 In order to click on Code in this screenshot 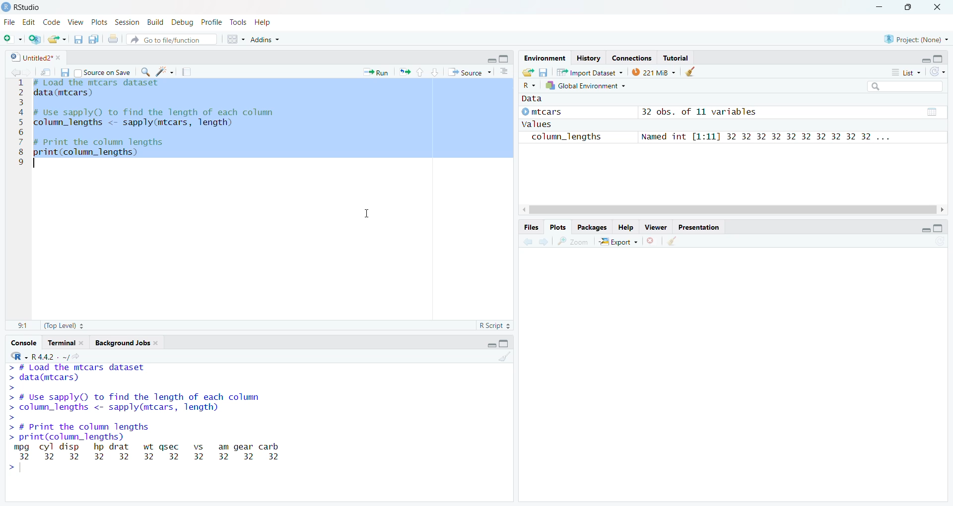, I will do `click(52, 22)`.